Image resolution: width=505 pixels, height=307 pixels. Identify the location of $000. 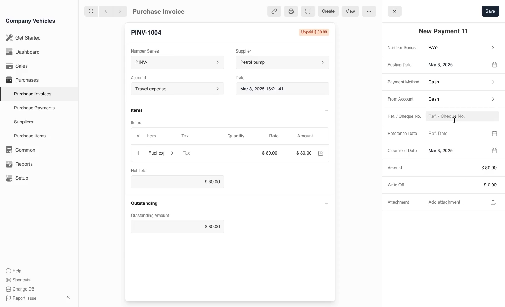
(304, 153).